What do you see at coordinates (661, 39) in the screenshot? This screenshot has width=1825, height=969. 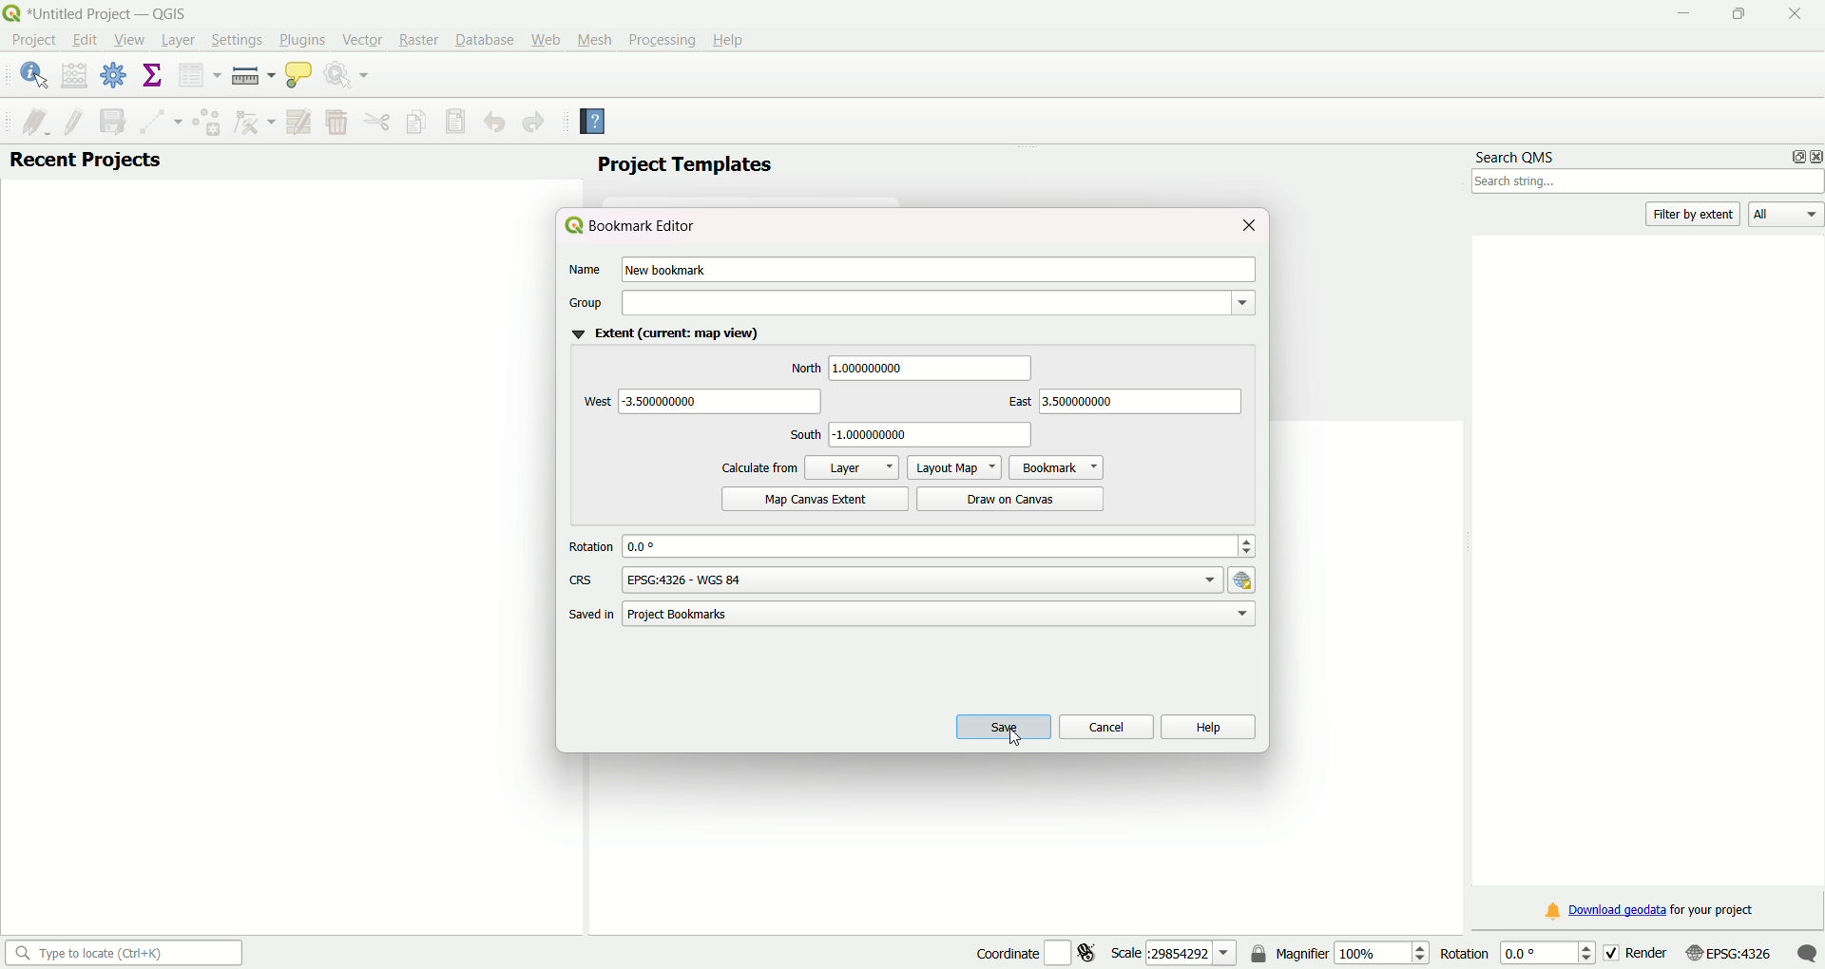 I see `Processing` at bounding box center [661, 39].